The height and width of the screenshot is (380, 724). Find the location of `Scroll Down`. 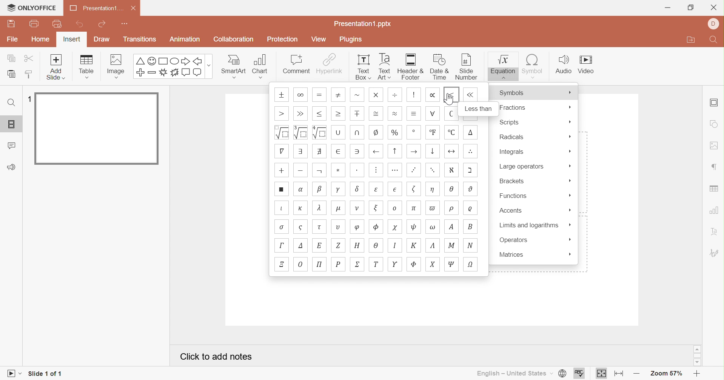

Scroll Down is located at coordinates (697, 363).